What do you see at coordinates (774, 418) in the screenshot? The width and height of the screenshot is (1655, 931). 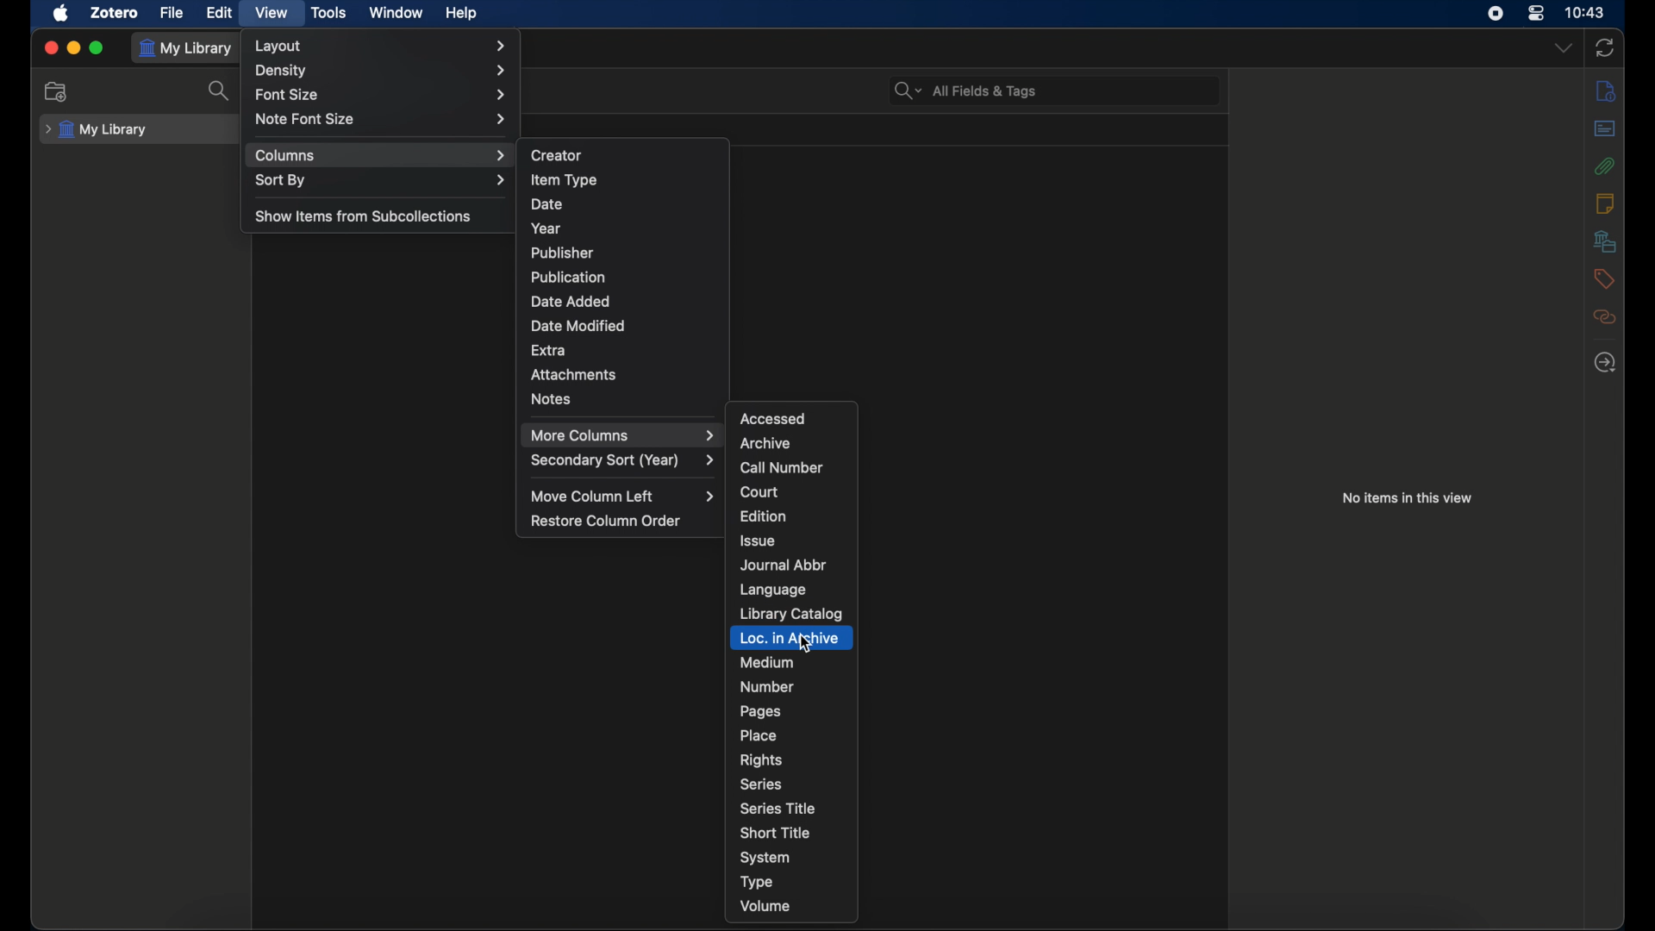 I see `accessed` at bounding box center [774, 418].